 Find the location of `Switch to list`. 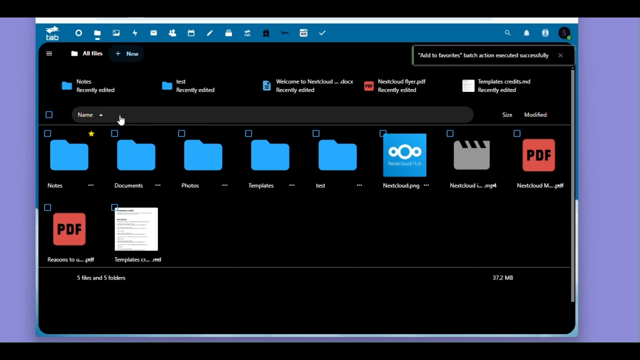

Switch to list is located at coordinates (563, 53).